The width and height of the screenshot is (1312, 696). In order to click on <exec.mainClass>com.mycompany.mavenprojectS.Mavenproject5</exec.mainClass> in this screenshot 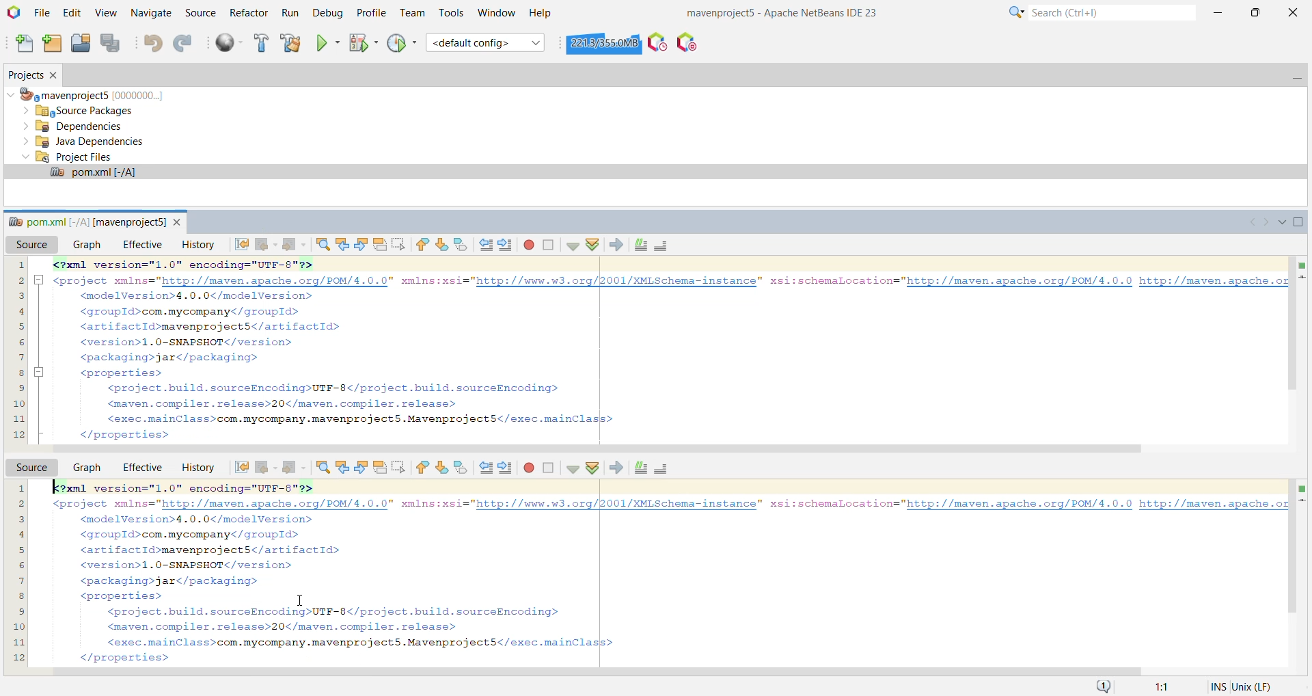, I will do `click(355, 418)`.